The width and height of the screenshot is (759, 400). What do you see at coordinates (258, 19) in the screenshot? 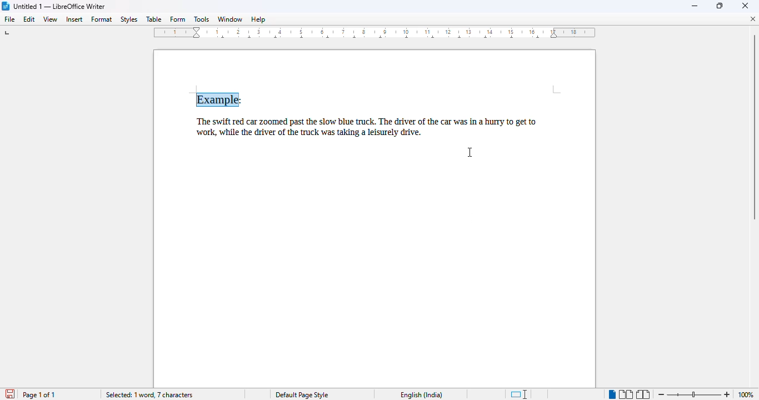
I see `help` at bounding box center [258, 19].